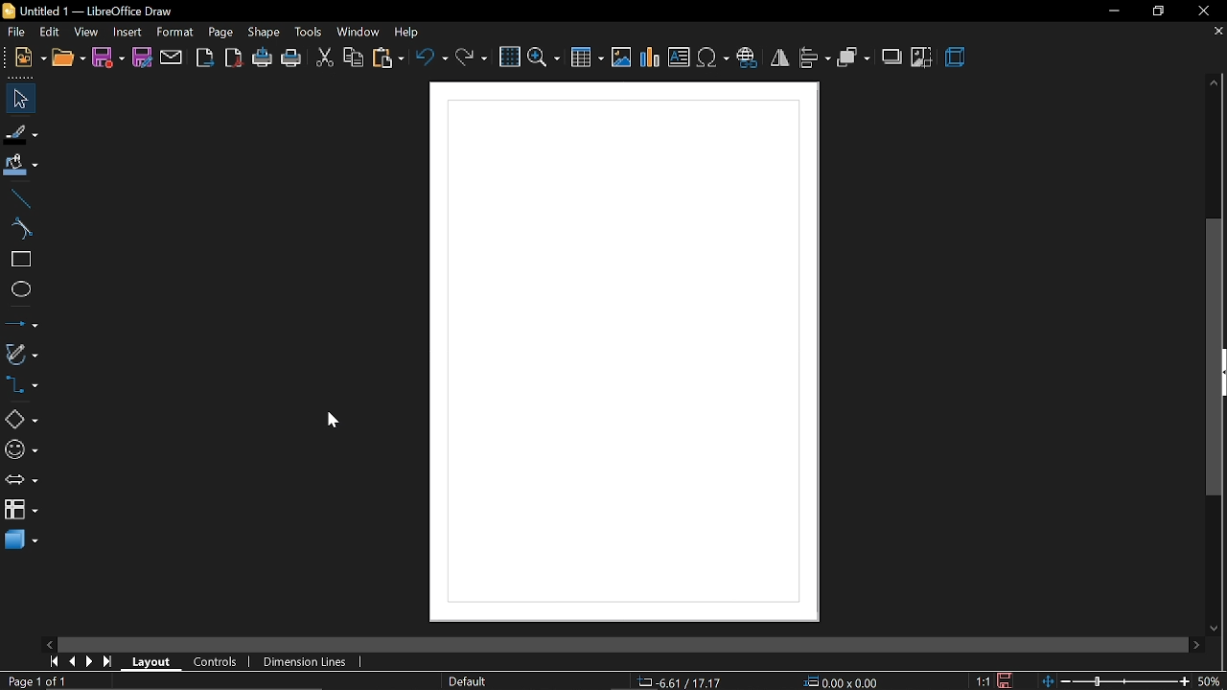  I want to click on insert symbol, so click(713, 57).